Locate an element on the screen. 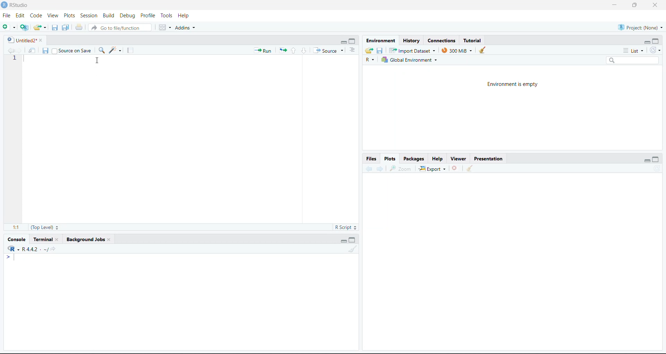 Image resolution: width=666 pixels, height=354 pixels. Help is located at coordinates (185, 15).